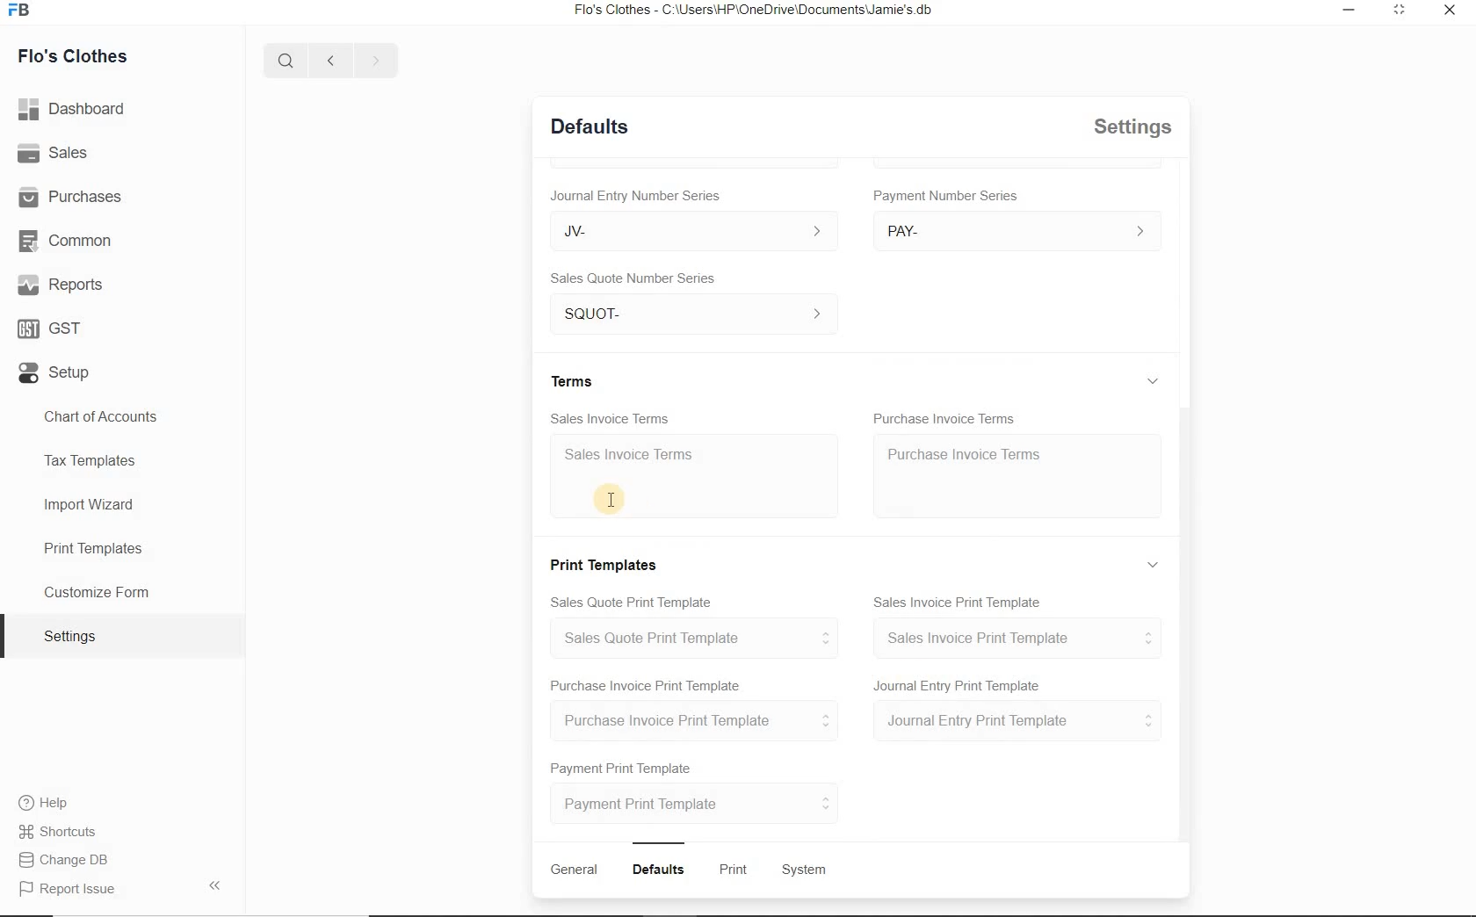 This screenshot has height=917, width=1476. Describe the element at coordinates (751, 10) in the screenshot. I see `Flo's Clothes - C:\Users\HP'\OneDrive\Documents\Jamie's.db` at that location.